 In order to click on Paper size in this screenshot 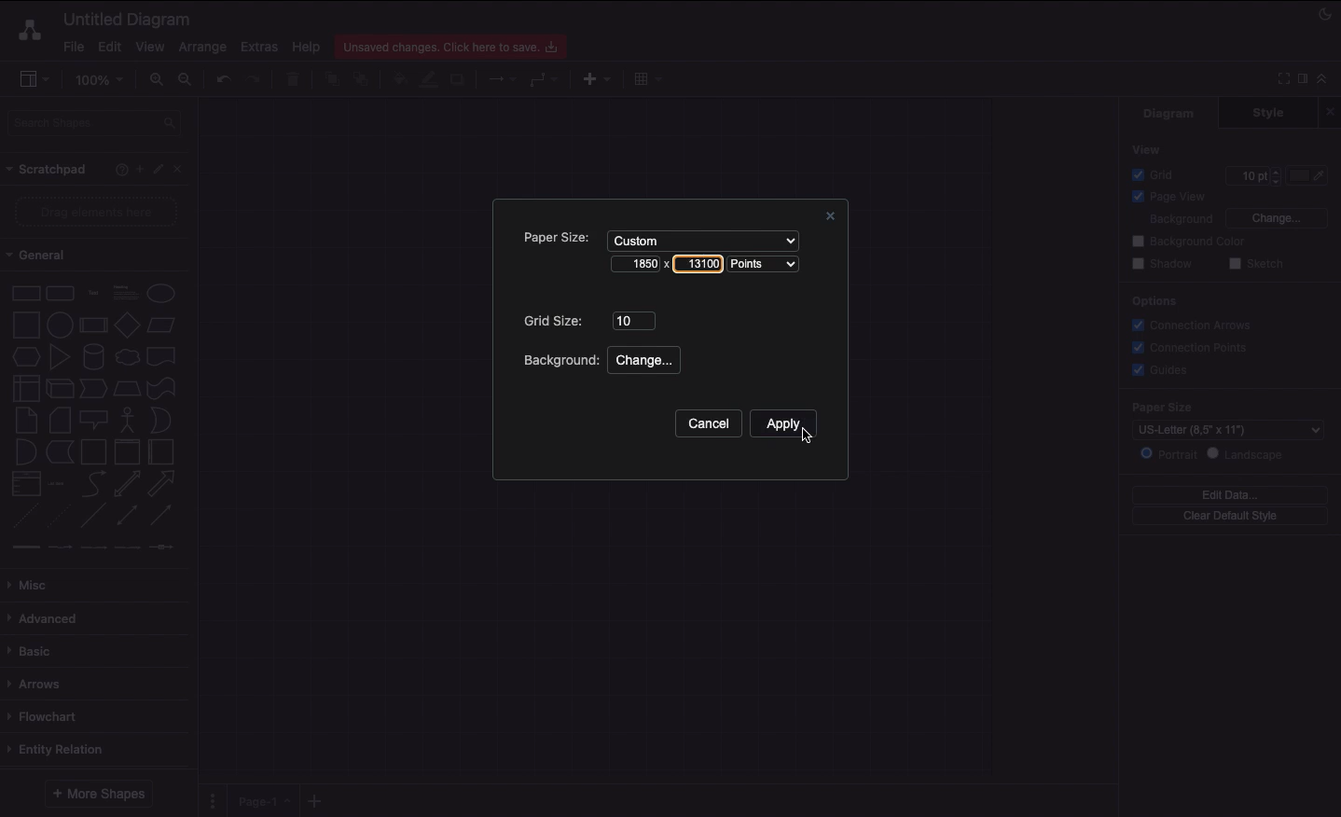, I will do `click(550, 237)`.